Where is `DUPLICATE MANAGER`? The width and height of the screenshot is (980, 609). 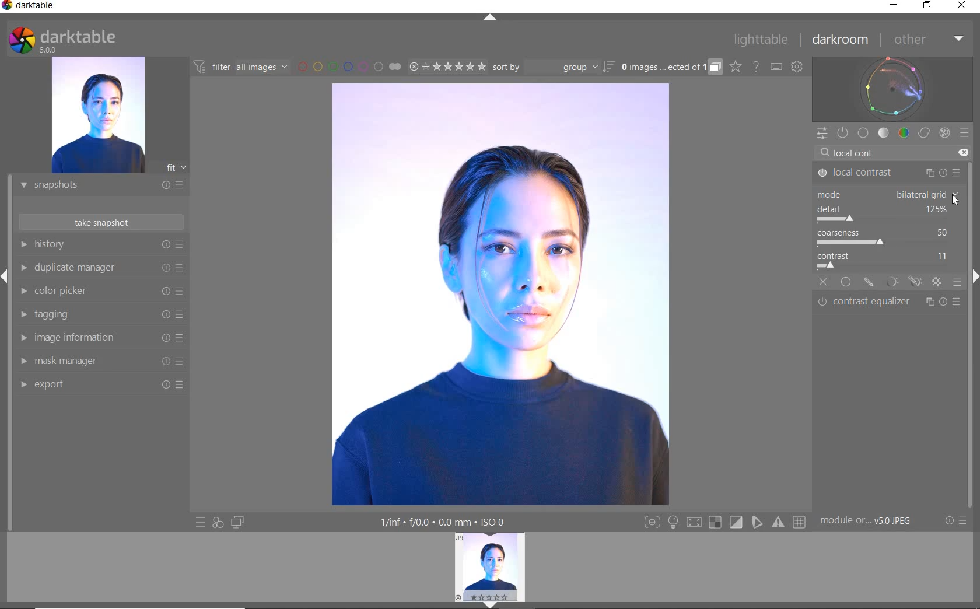
DUPLICATE MANAGER is located at coordinates (100, 268).